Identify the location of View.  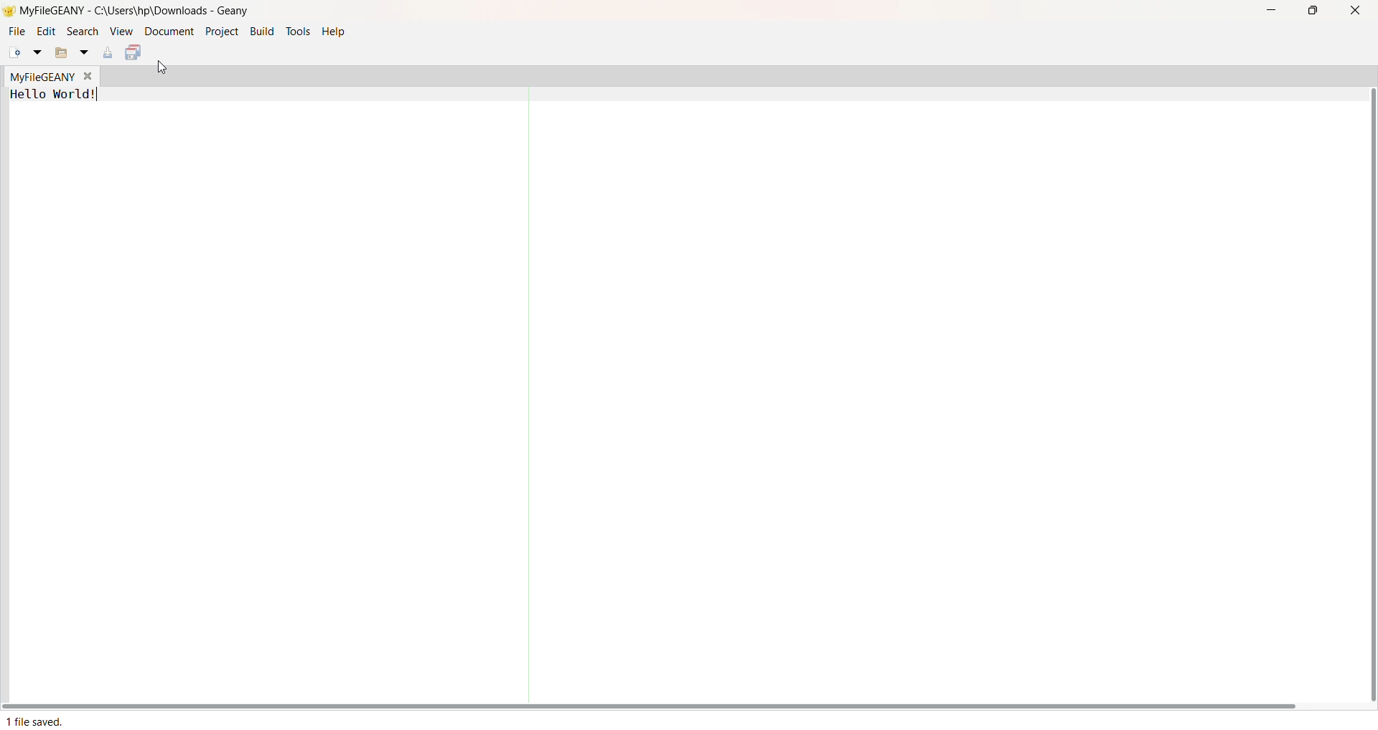
(121, 32).